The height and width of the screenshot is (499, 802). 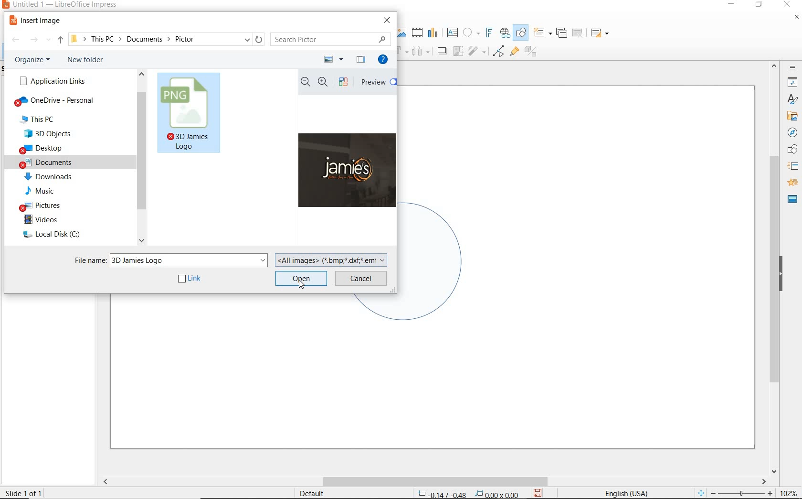 I want to click on this PC, so click(x=48, y=119).